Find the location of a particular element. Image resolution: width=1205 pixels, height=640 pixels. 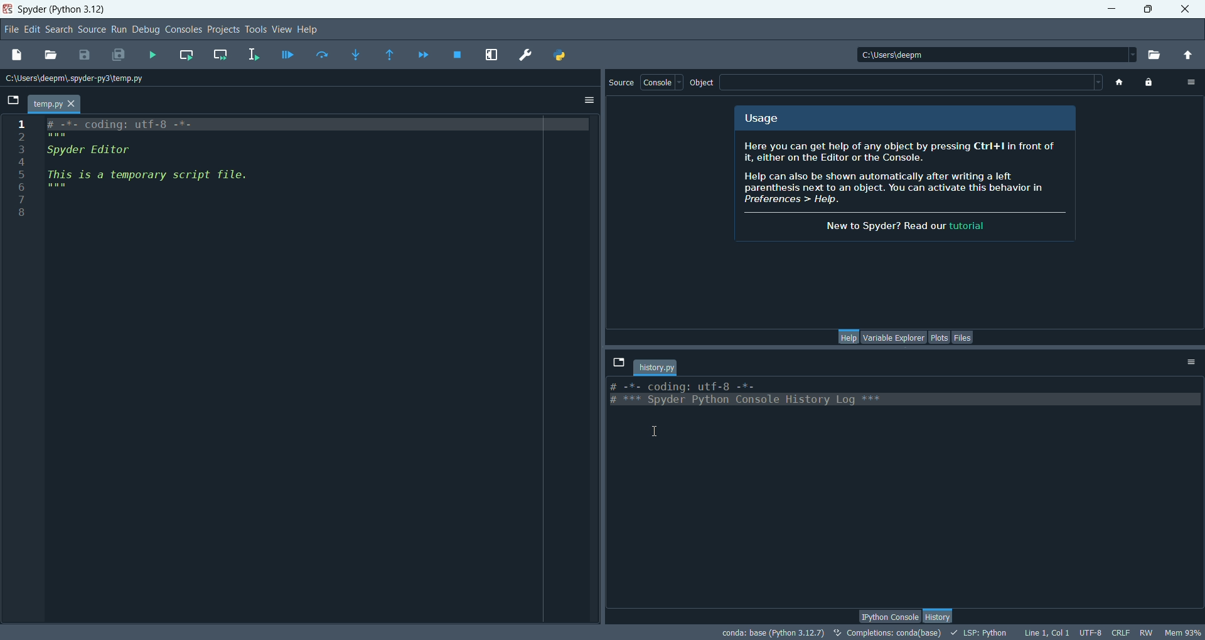

CRLF is located at coordinates (1121, 632).